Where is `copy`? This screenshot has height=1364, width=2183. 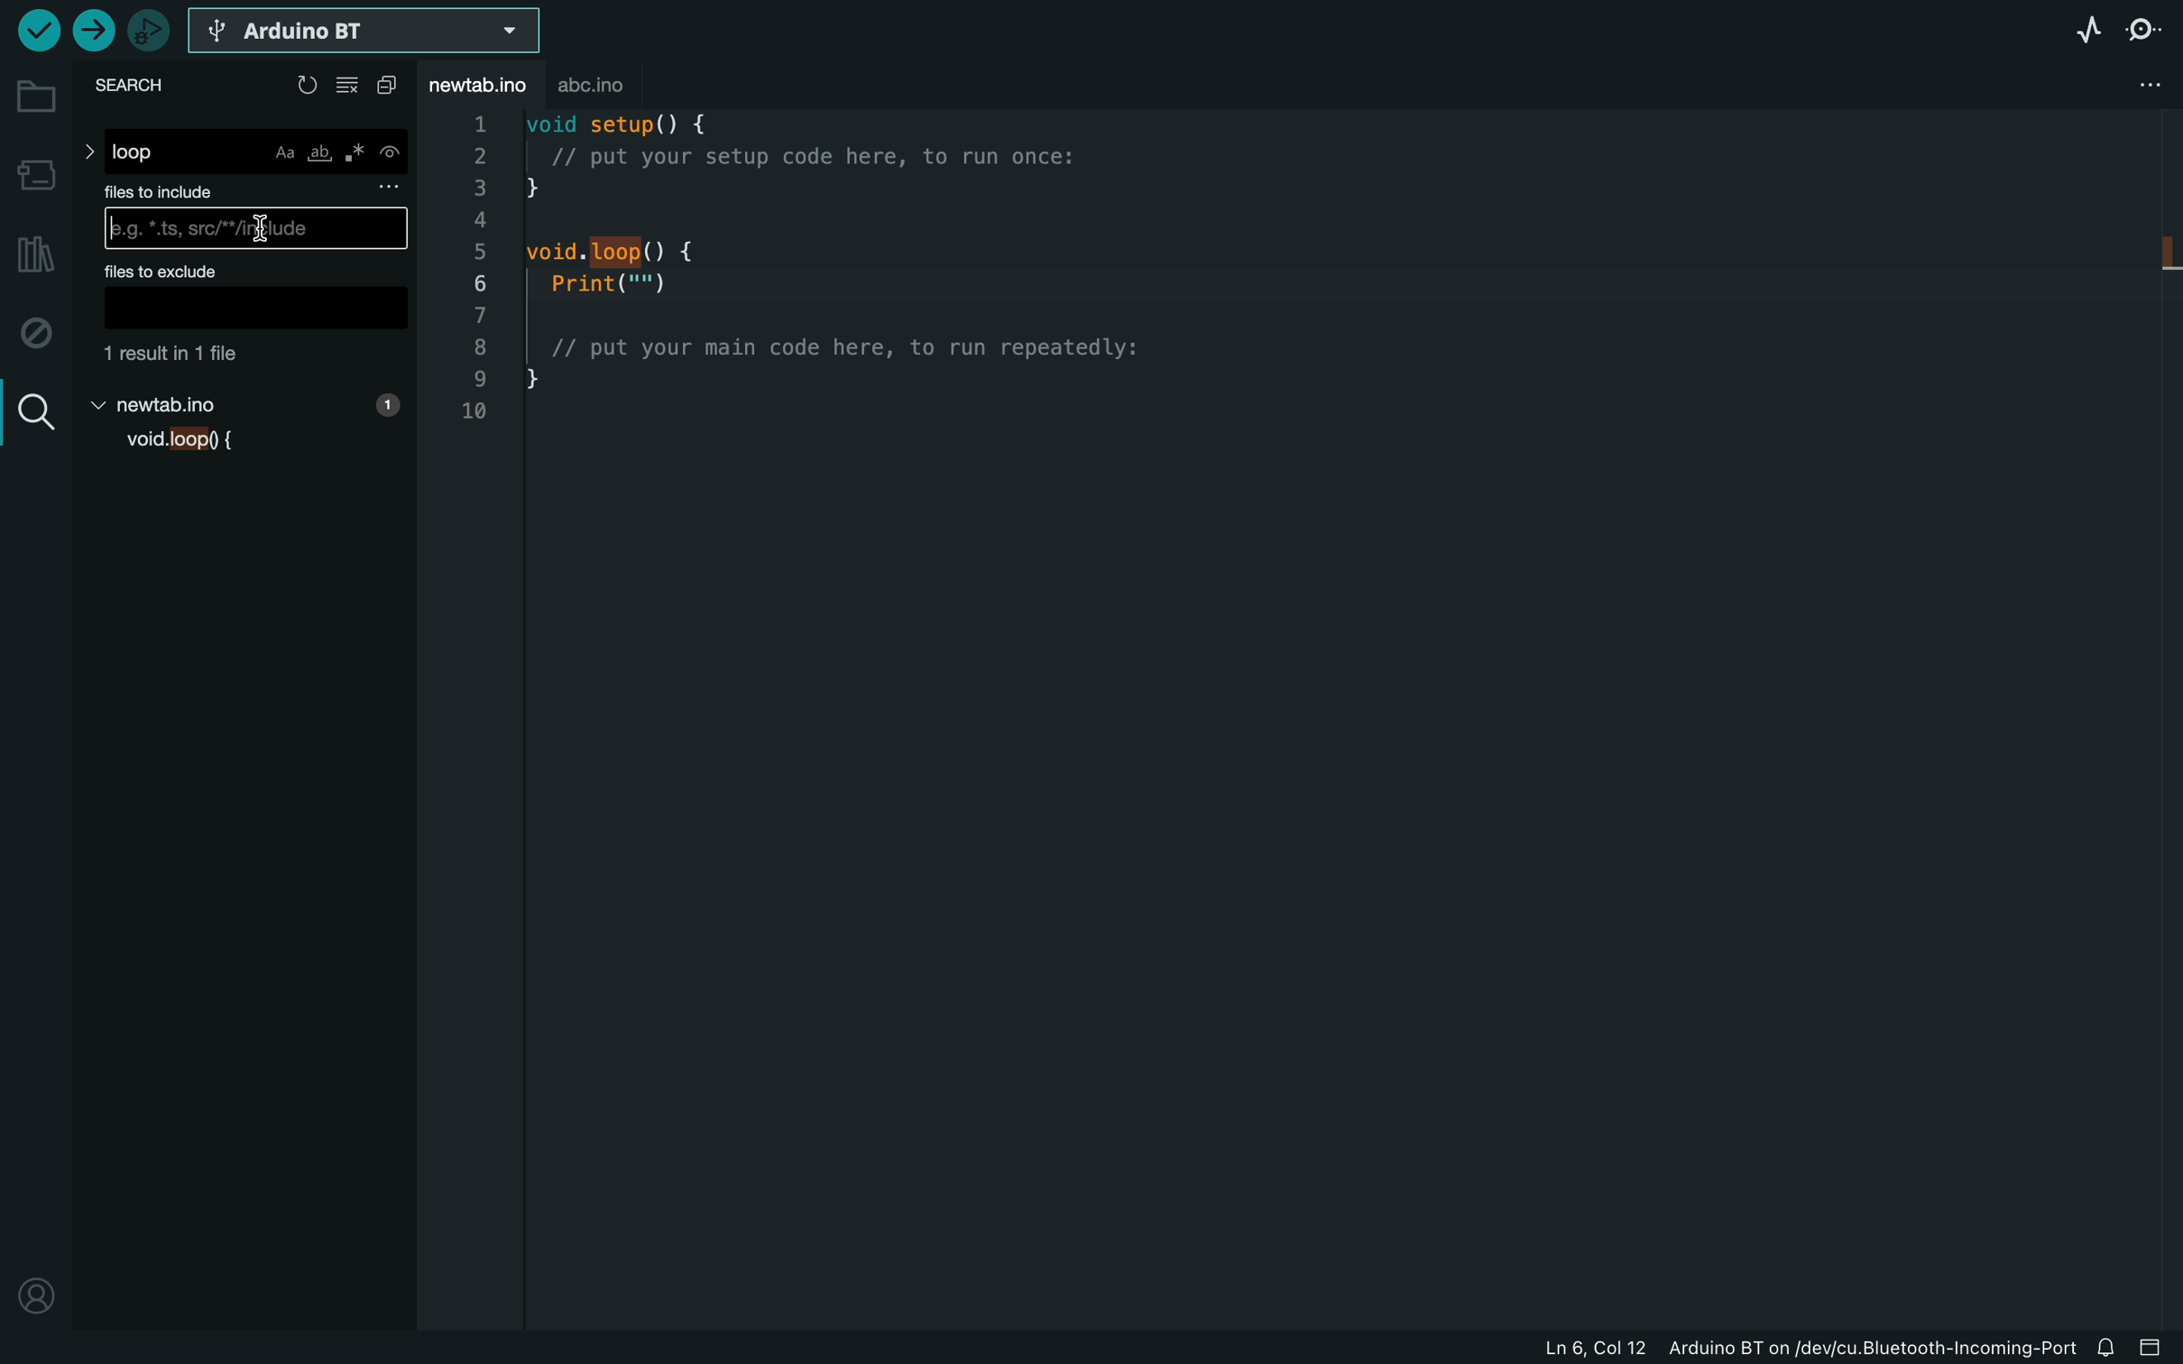
copy is located at coordinates (391, 87).